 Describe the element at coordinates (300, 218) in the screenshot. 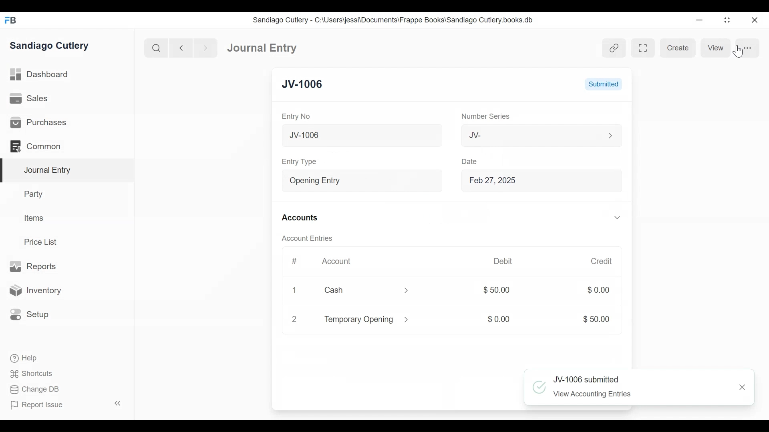

I see `Accounts` at that location.